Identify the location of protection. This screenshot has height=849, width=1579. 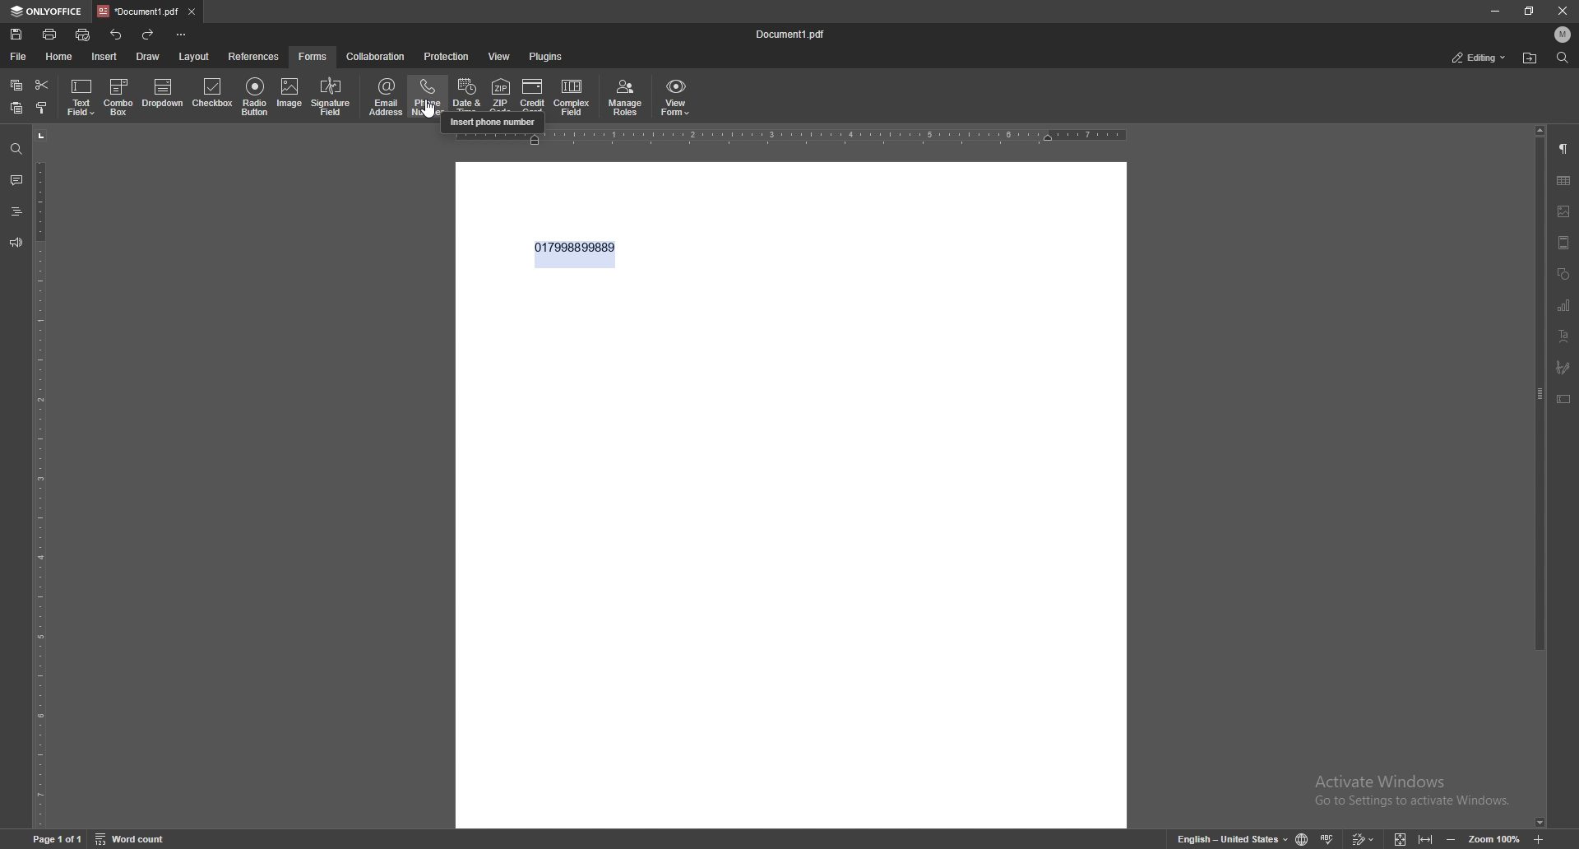
(447, 56).